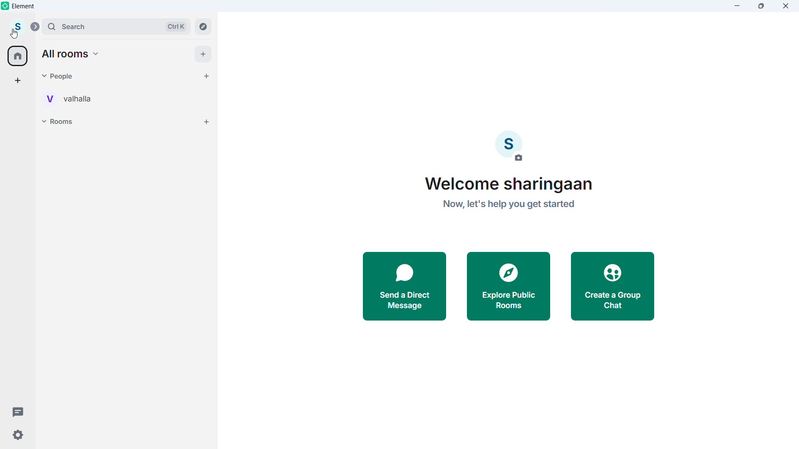  I want to click on Create a group chat , so click(612, 287).